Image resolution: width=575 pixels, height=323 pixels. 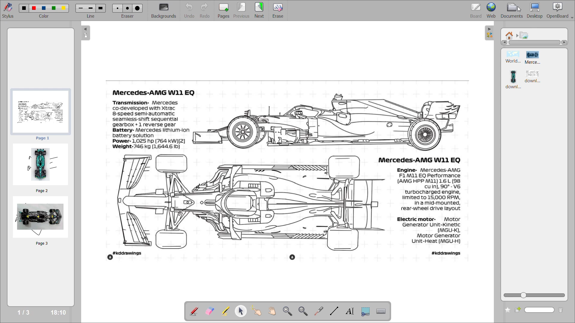 I want to click on erase, so click(x=278, y=10).